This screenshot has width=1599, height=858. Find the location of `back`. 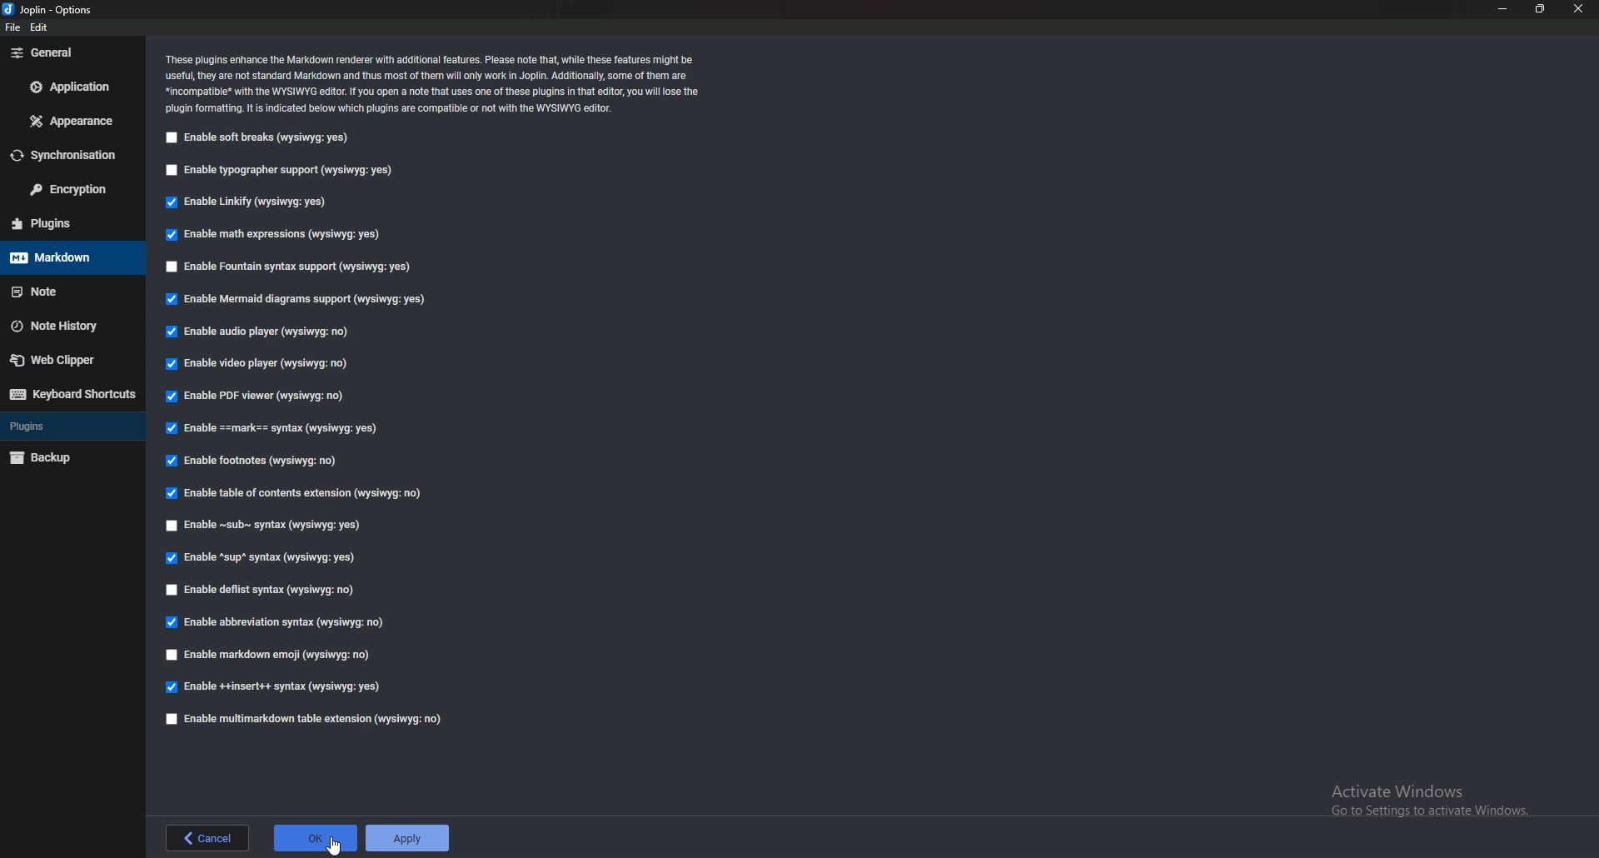

back is located at coordinates (207, 839).